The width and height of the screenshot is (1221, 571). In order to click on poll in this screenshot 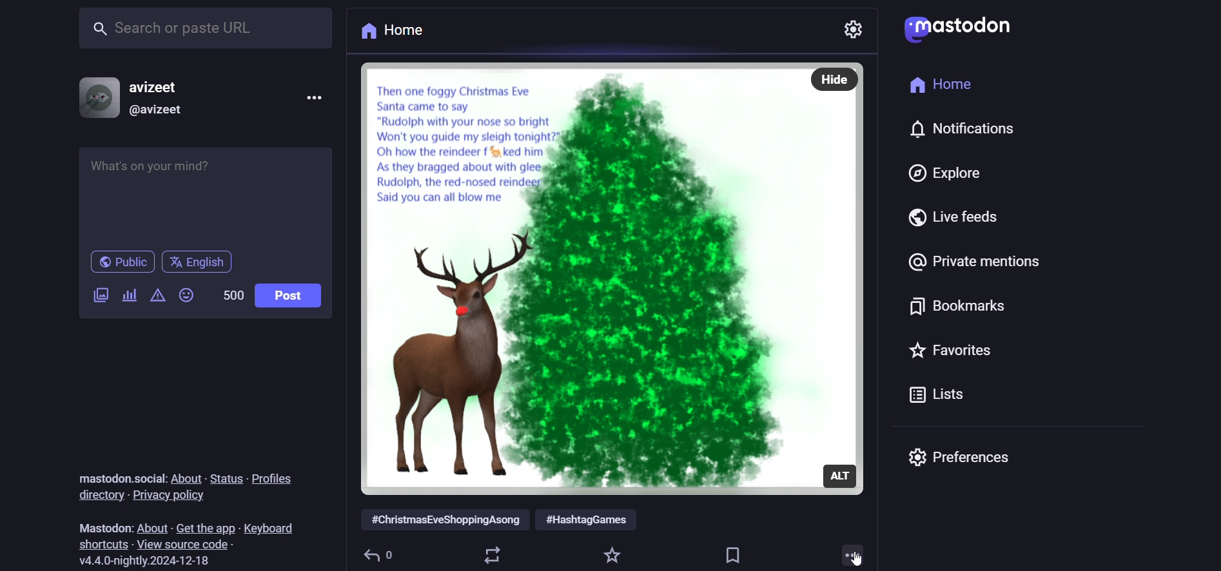, I will do `click(128, 295)`.